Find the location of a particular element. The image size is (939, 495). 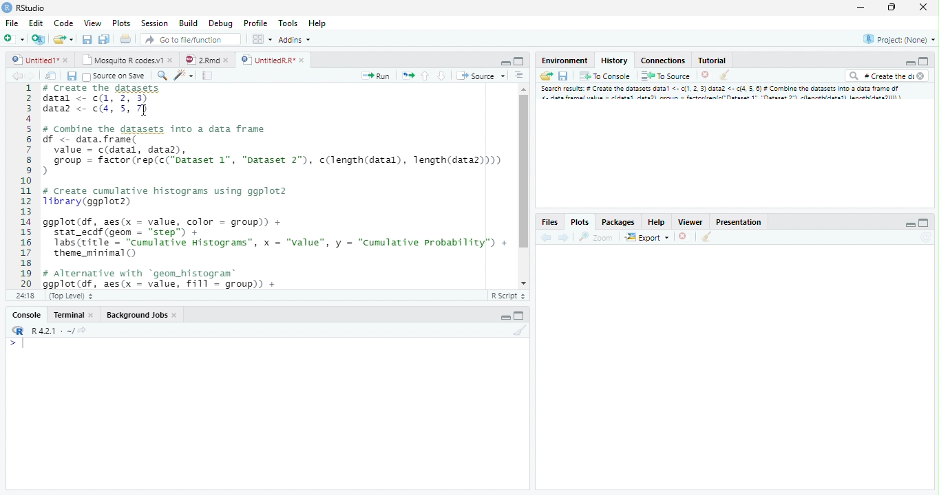

Packages is located at coordinates (618, 221).